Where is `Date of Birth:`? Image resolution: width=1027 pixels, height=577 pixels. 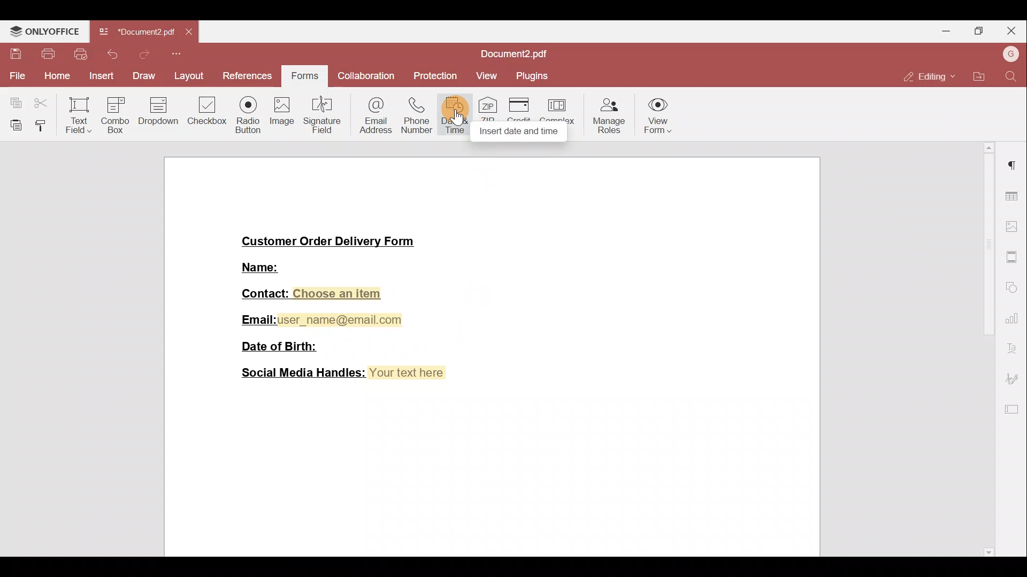
Date of Birth: is located at coordinates (278, 345).